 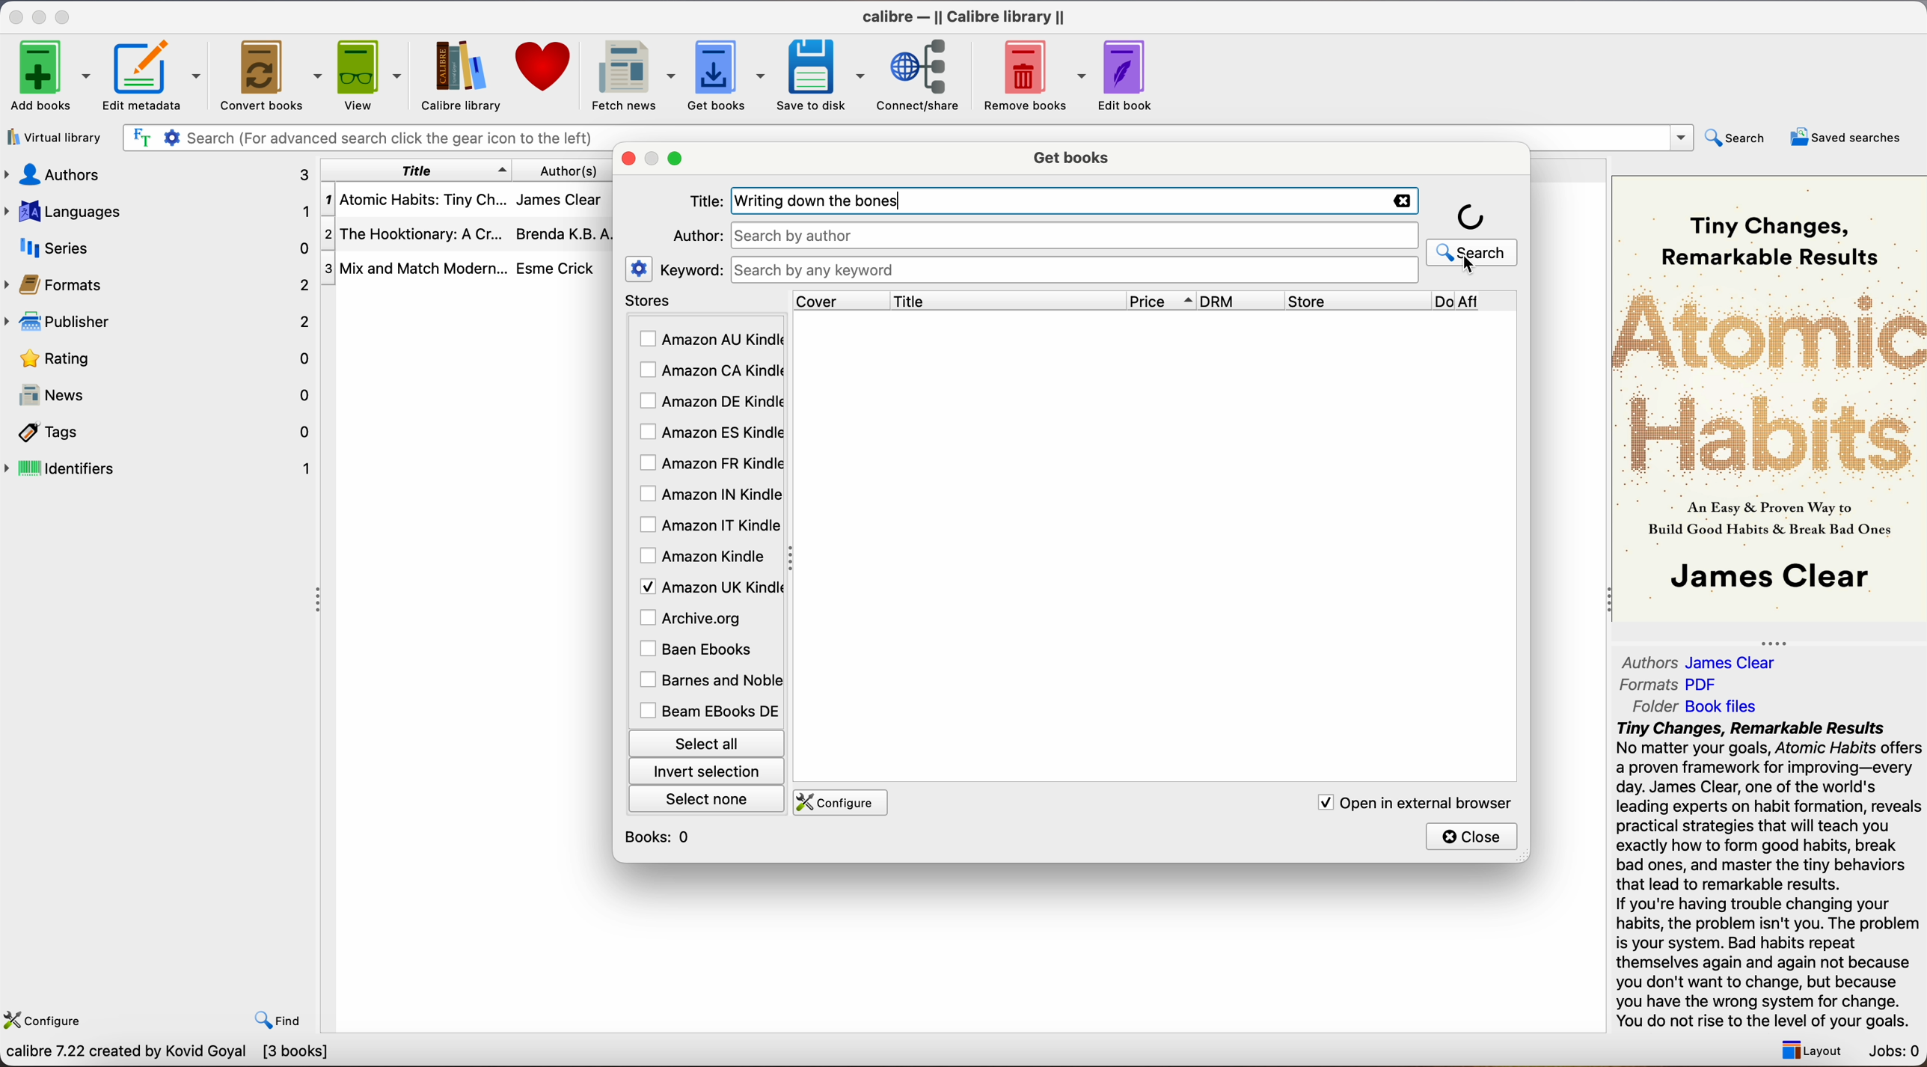 I want to click on beam ebooks DE, so click(x=708, y=711).